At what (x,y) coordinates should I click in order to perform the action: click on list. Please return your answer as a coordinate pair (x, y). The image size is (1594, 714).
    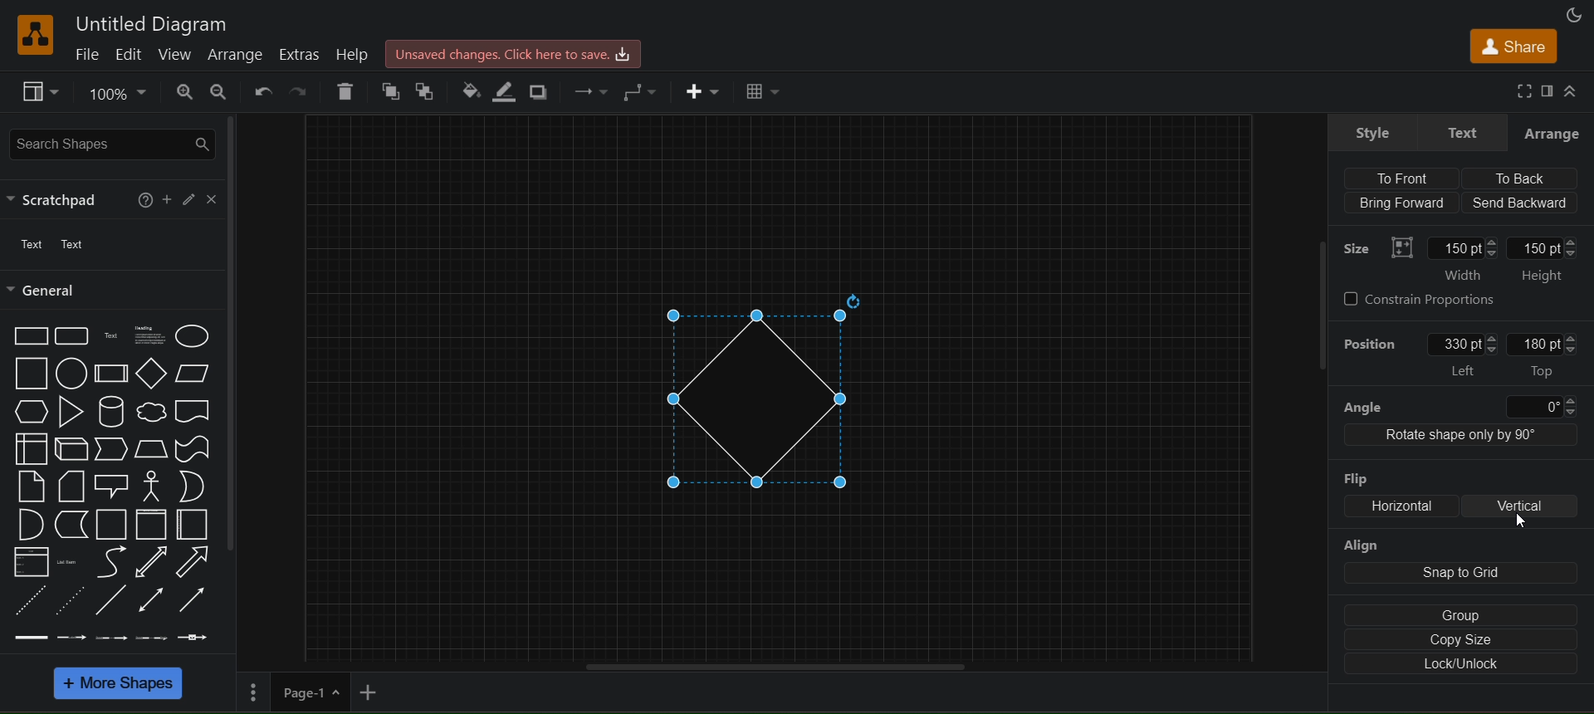
    Looking at the image, I should click on (28, 562).